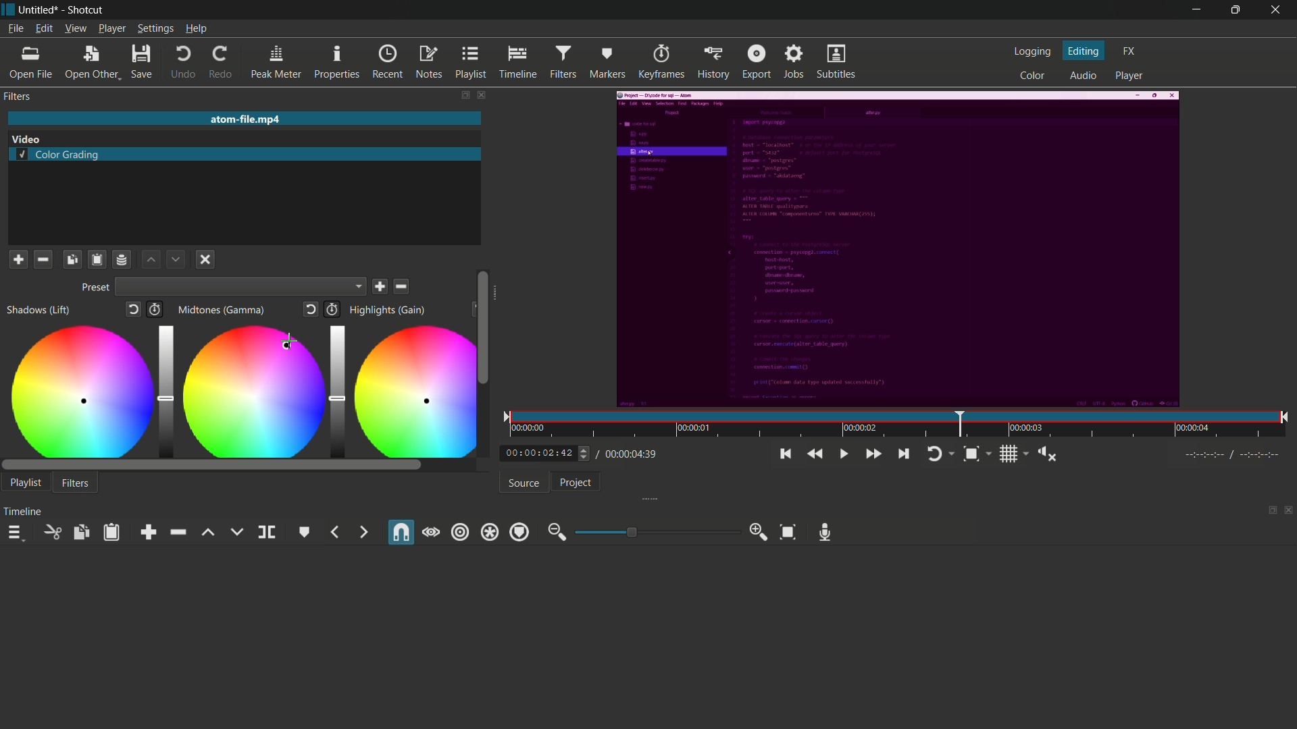  What do you see at coordinates (122, 259) in the screenshot?
I see `Channel` at bounding box center [122, 259].